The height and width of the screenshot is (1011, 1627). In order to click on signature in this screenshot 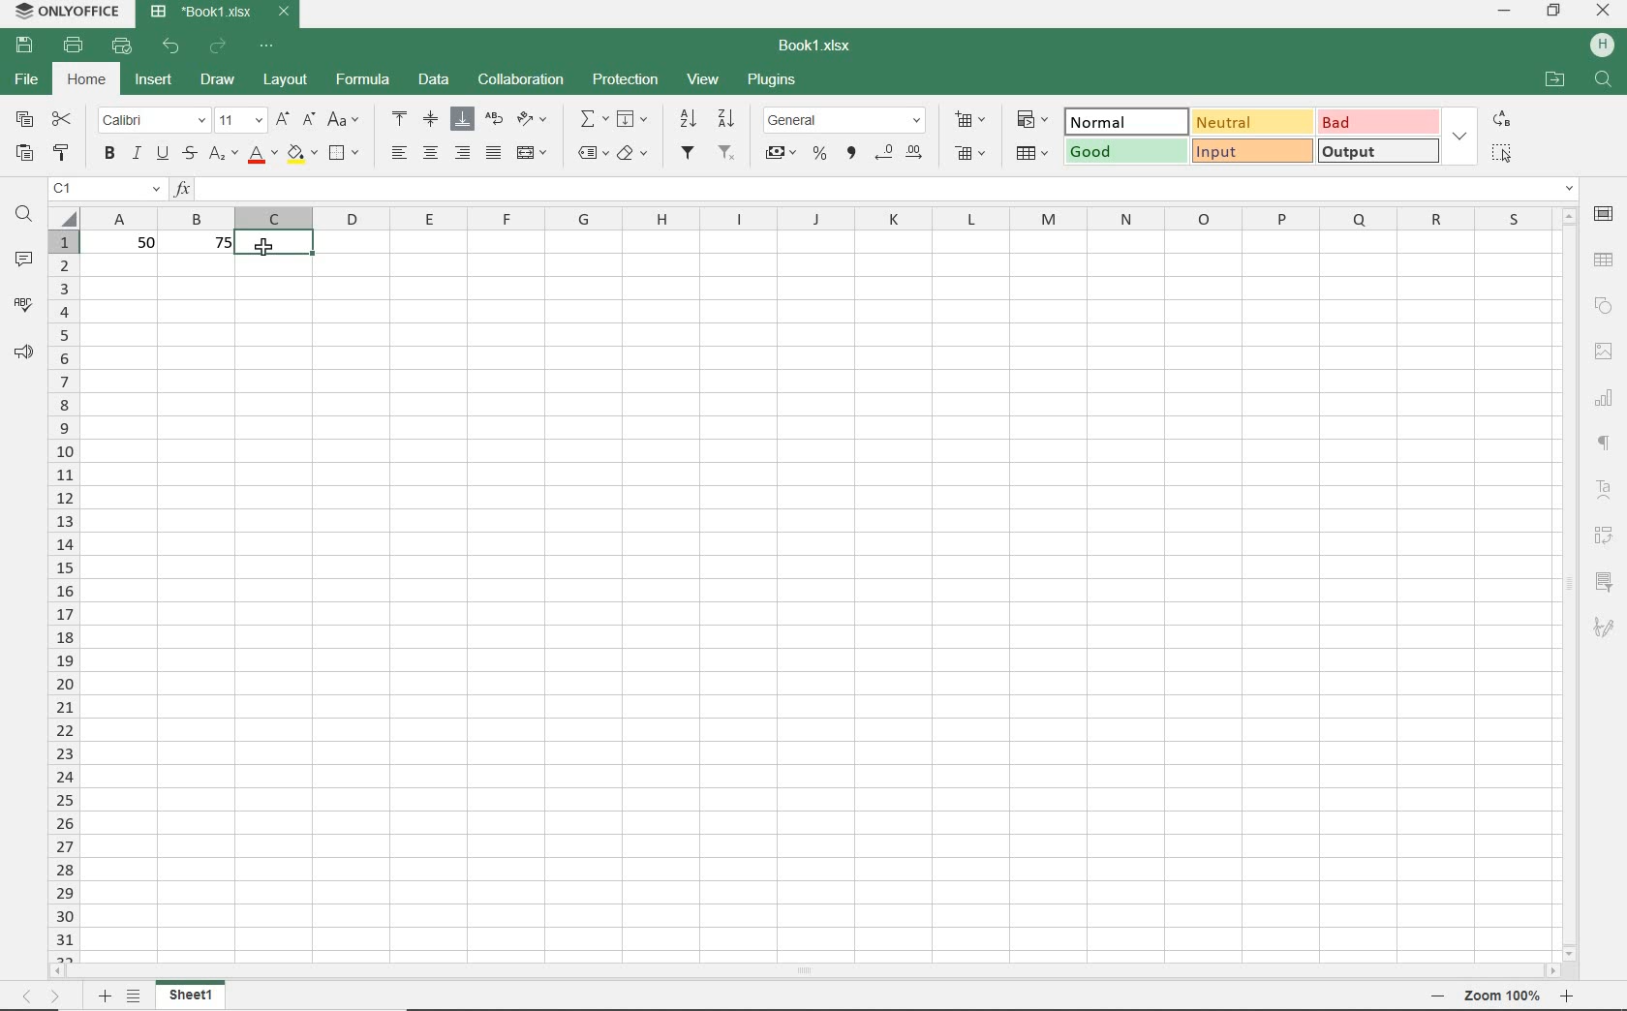, I will do `click(1605, 627)`.